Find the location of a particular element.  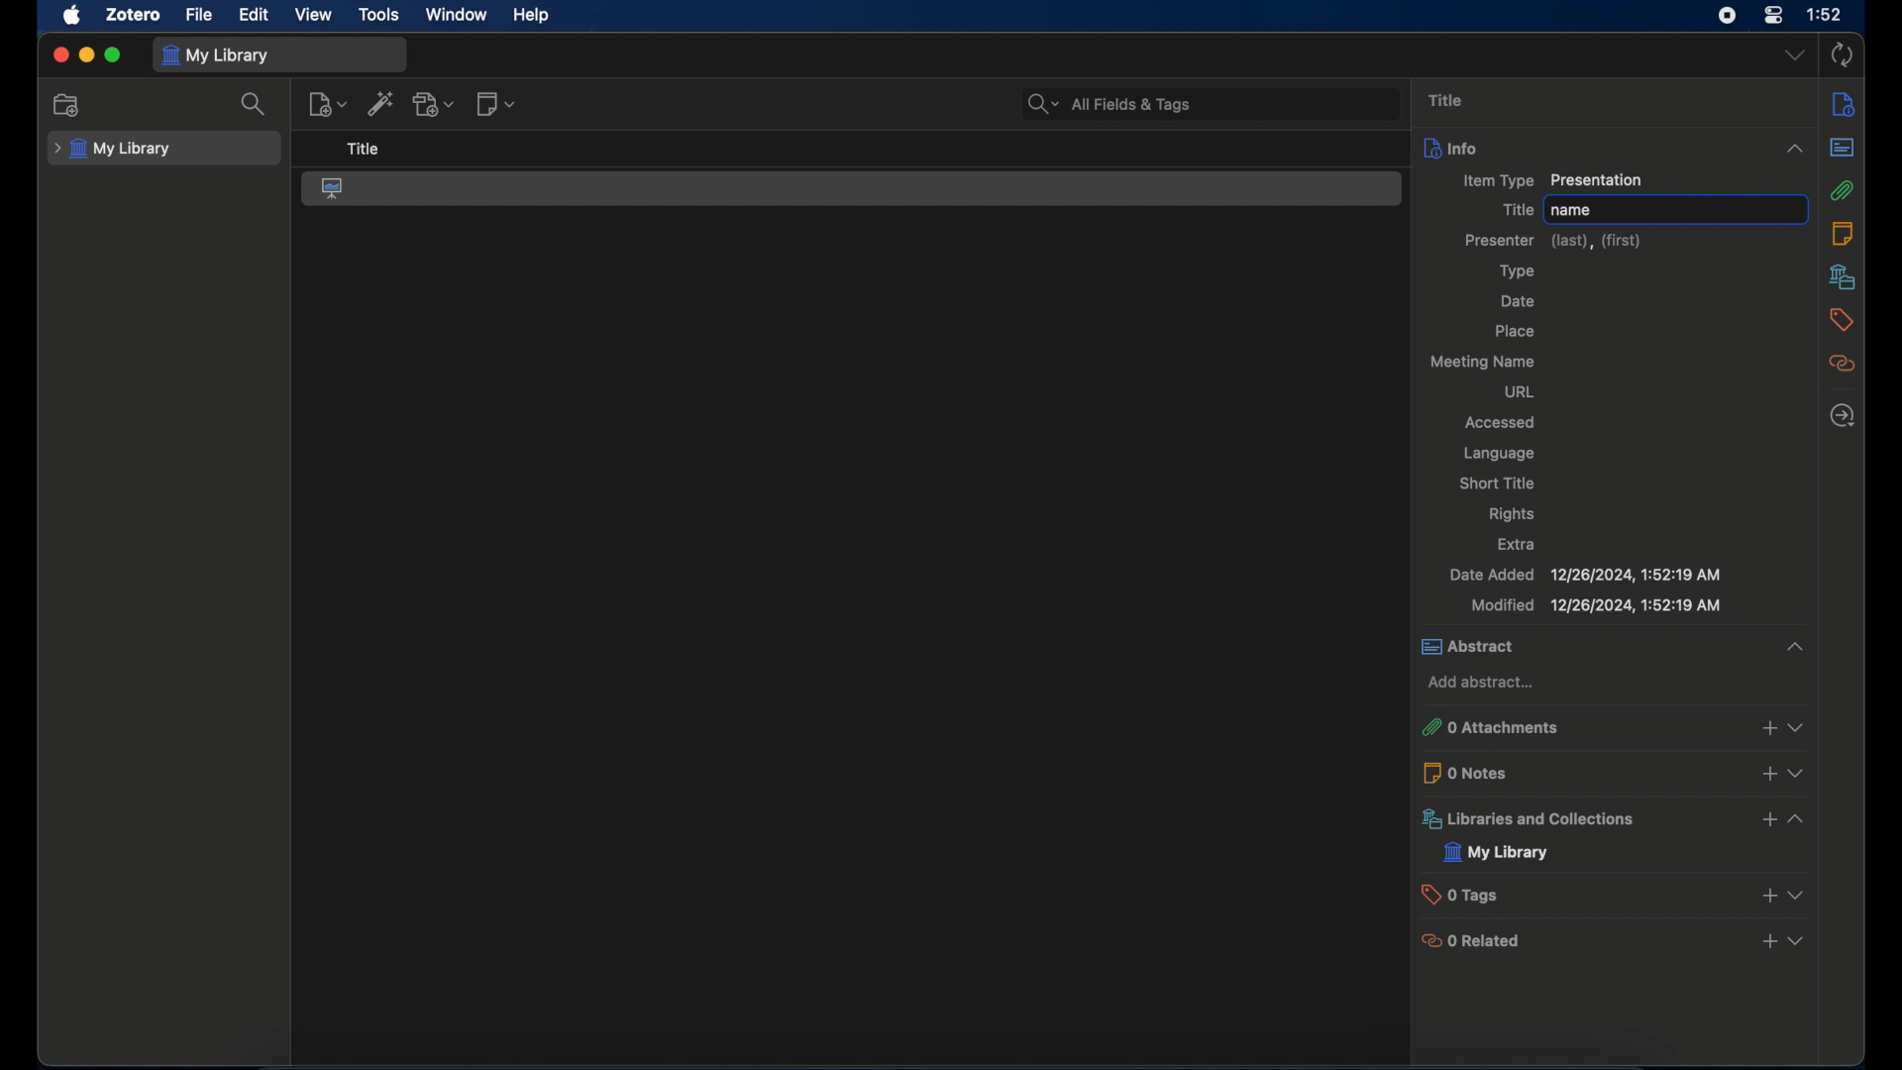

All Fields & Tags is located at coordinates (1202, 102).